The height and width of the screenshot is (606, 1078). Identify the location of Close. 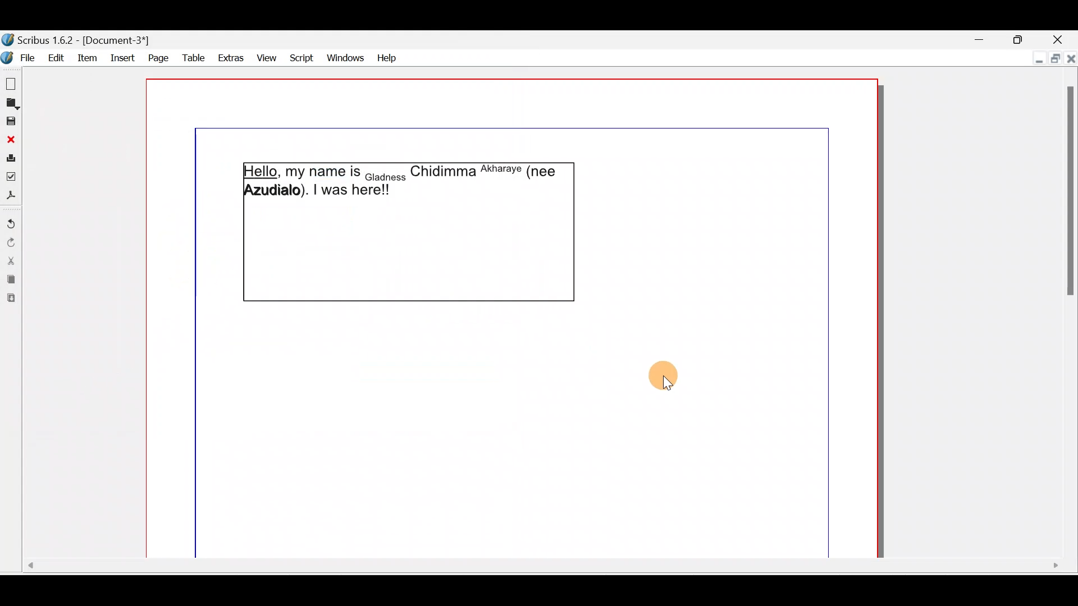
(9, 143).